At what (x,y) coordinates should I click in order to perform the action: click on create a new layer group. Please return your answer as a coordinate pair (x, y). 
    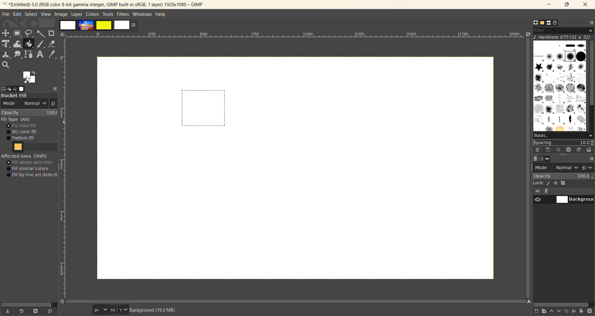
    Looking at the image, I should click on (545, 311).